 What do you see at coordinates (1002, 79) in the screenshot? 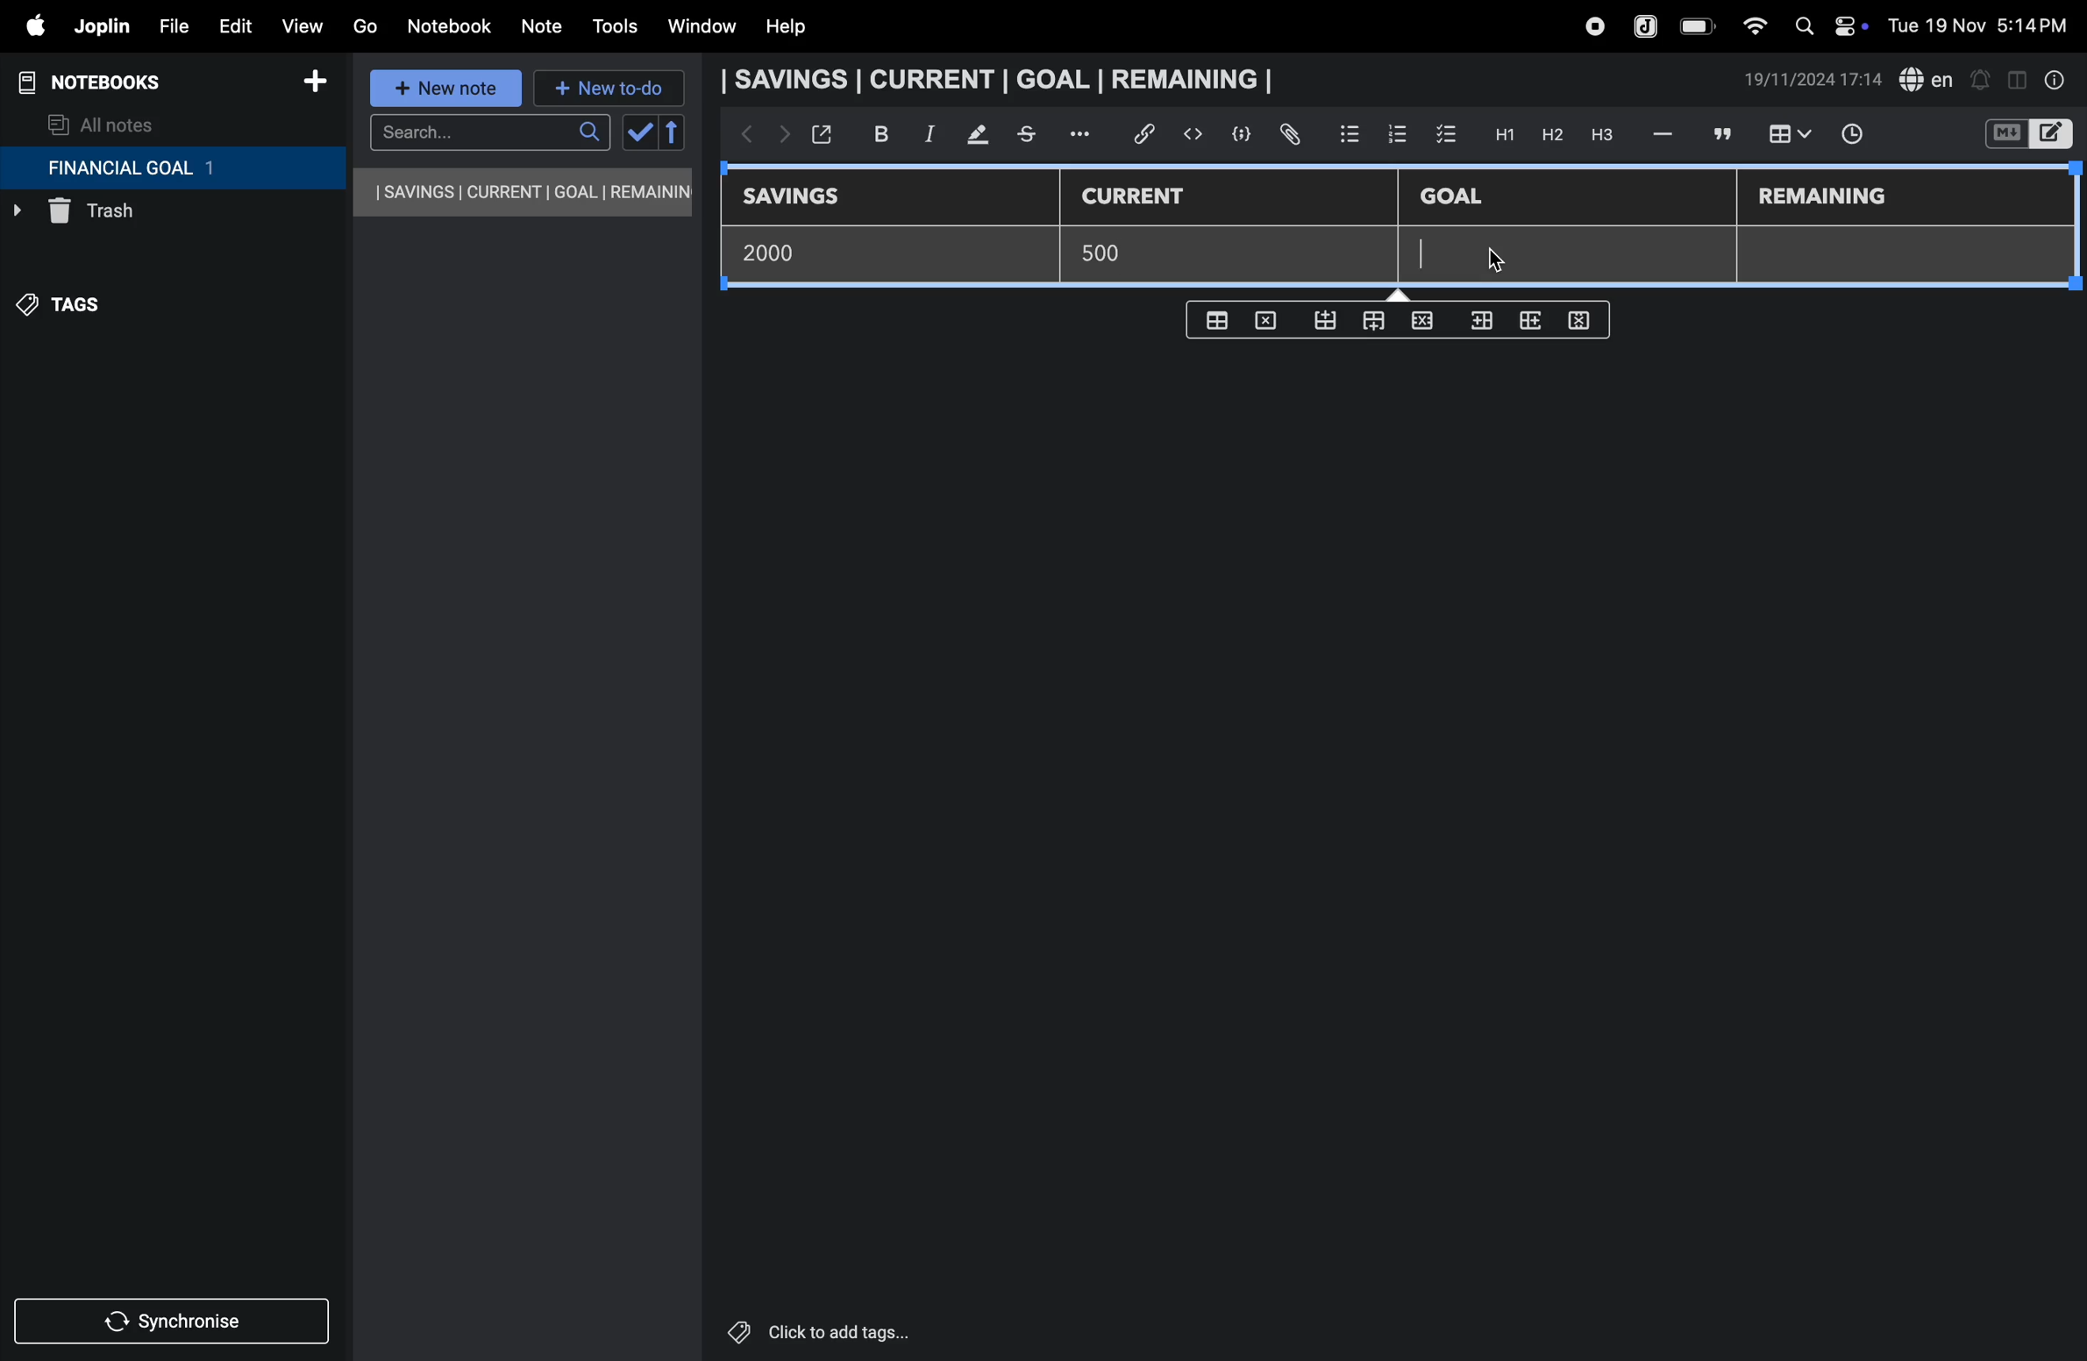
I see `savings current goal remaining` at bounding box center [1002, 79].